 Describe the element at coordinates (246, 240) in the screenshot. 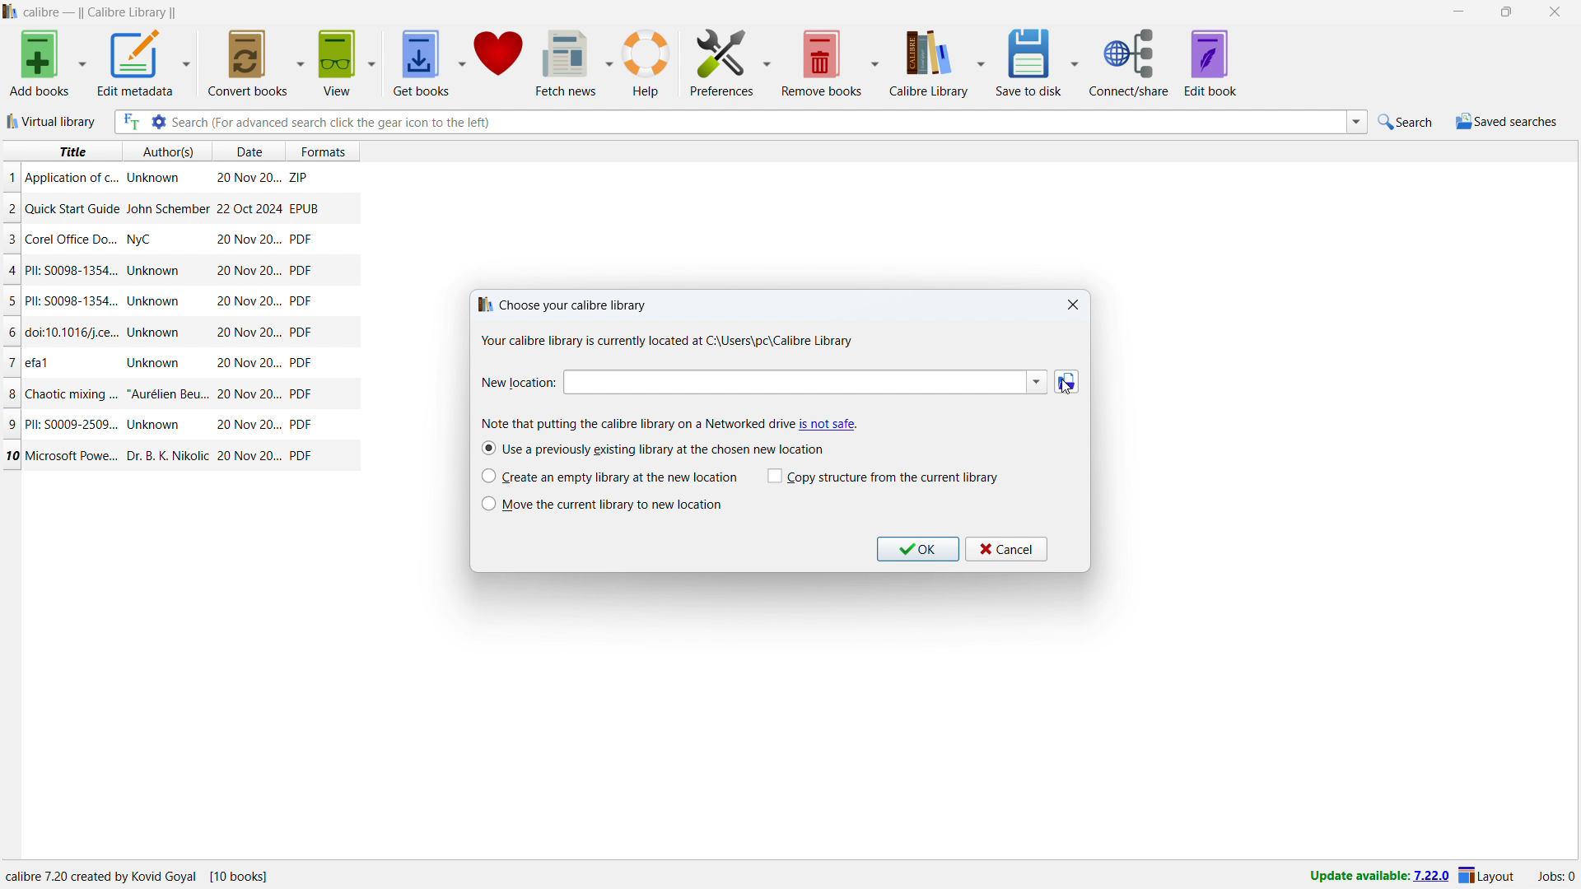

I see `Date` at that location.